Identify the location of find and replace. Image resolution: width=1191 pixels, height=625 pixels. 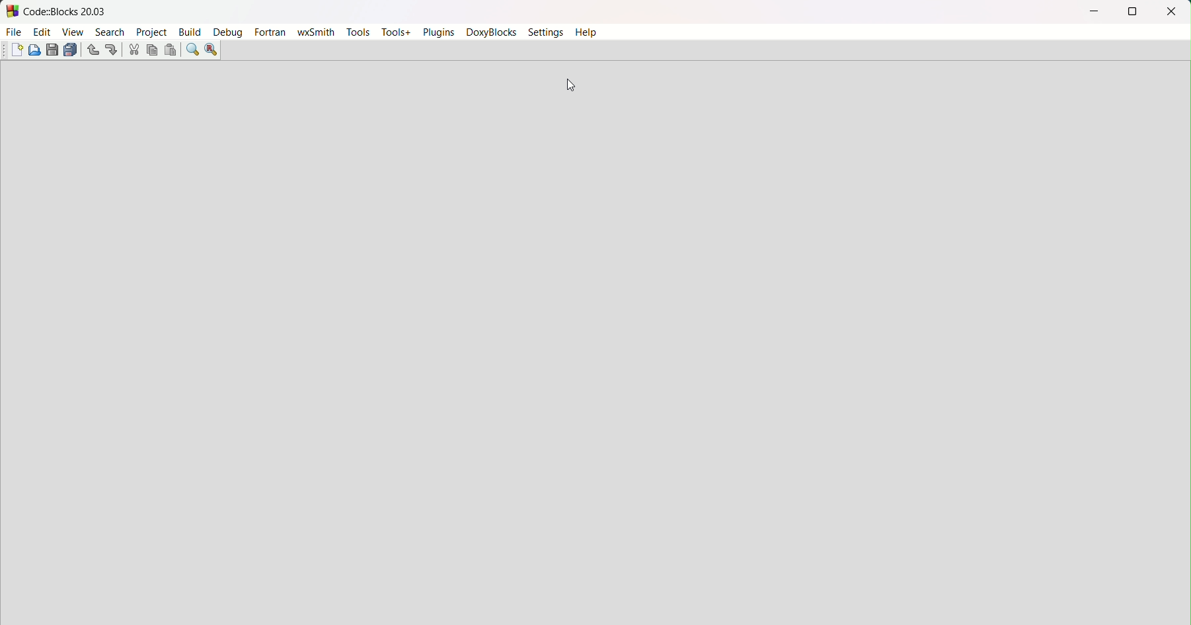
(211, 50).